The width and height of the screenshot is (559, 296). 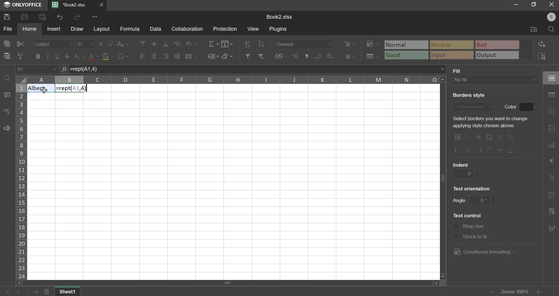 I want to click on insert, so click(x=54, y=29).